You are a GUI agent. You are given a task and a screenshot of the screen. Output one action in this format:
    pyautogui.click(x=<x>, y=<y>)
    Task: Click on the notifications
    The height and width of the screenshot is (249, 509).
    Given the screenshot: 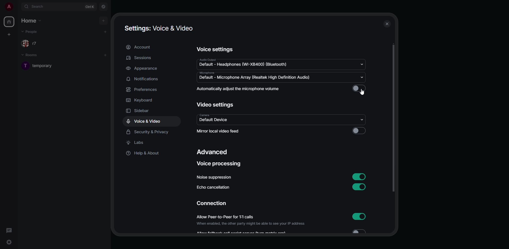 What is the action you would take?
    pyautogui.click(x=143, y=79)
    